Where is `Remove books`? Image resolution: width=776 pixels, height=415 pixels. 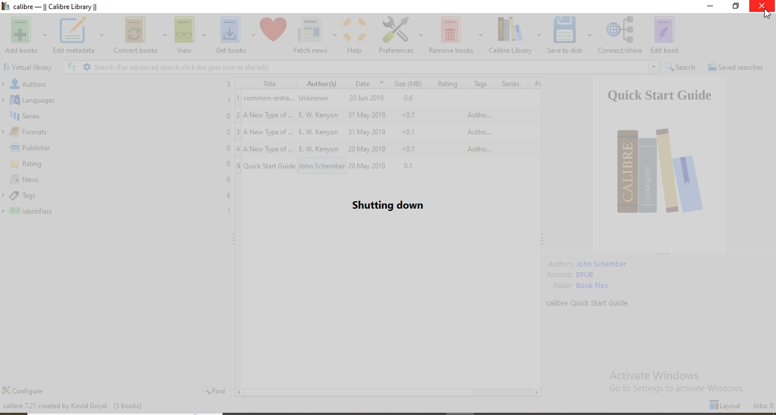 Remove books is located at coordinates (457, 35).